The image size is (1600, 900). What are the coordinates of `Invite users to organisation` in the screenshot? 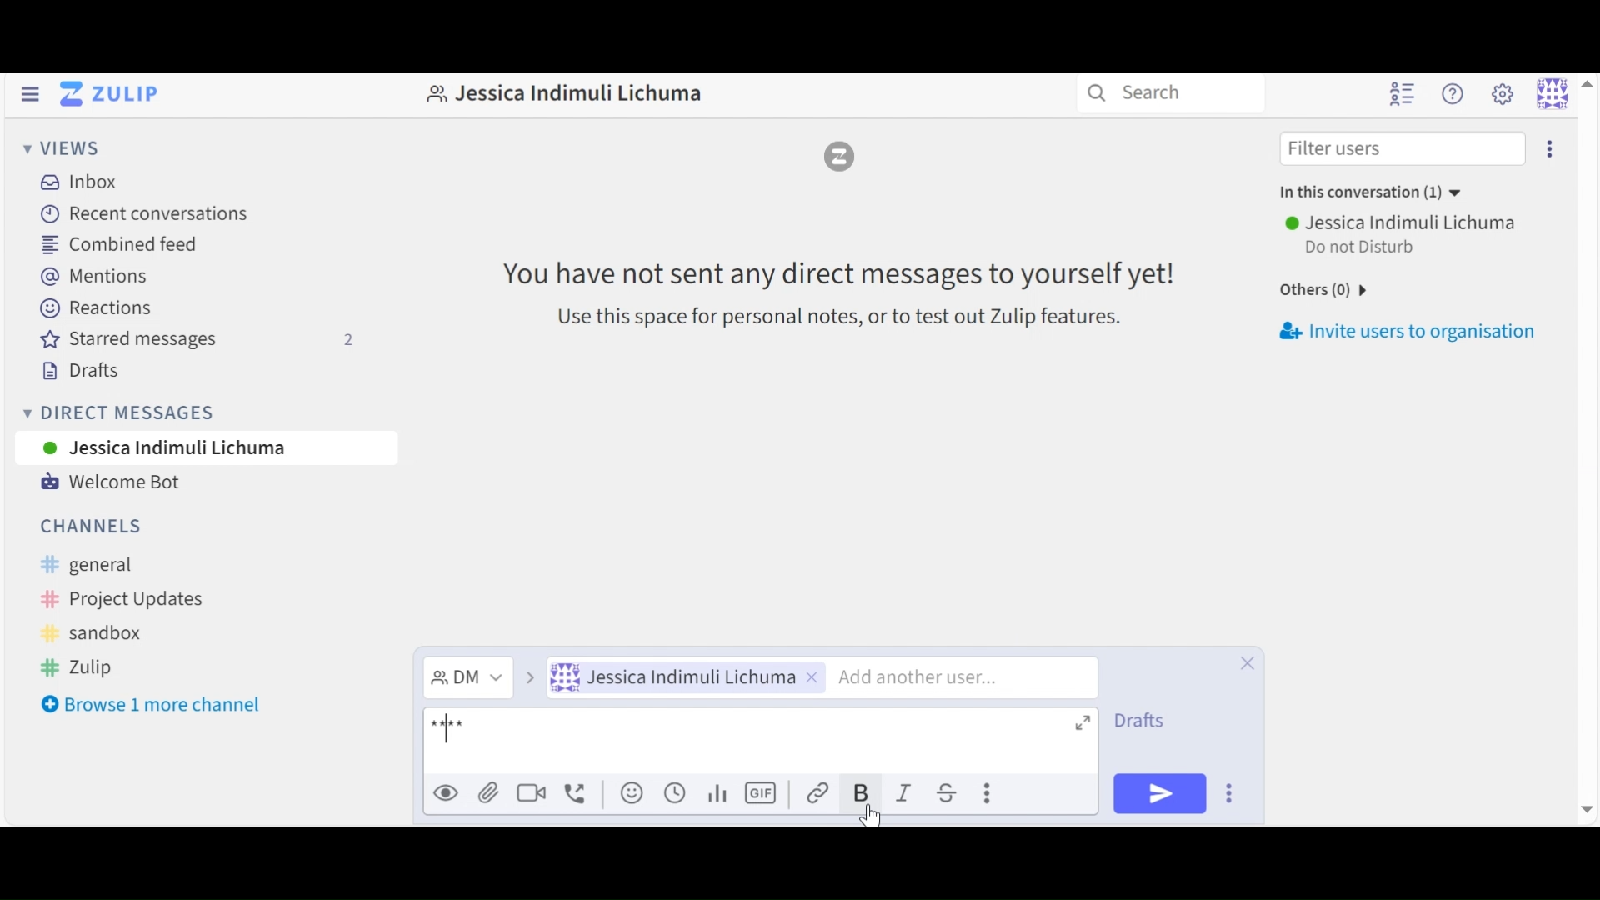 It's located at (1415, 335).